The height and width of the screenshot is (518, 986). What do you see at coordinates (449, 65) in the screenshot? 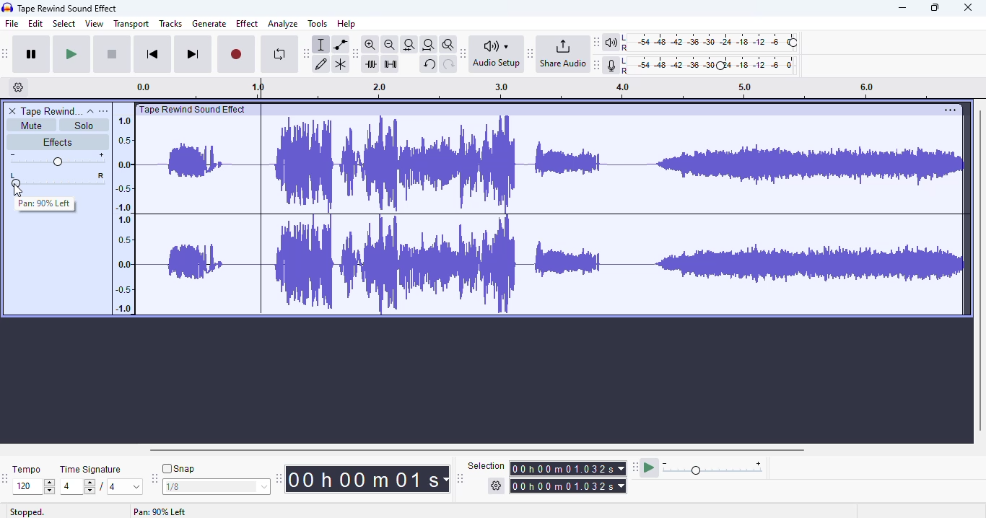
I see `redo` at bounding box center [449, 65].